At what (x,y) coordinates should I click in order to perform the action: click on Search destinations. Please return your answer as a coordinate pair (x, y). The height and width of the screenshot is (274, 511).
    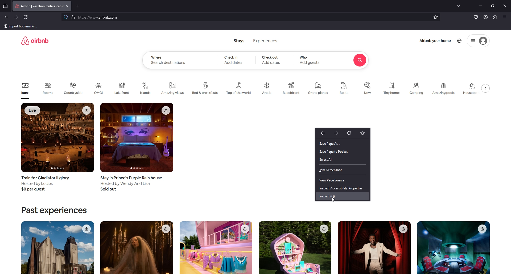
    Looking at the image, I should click on (169, 63).